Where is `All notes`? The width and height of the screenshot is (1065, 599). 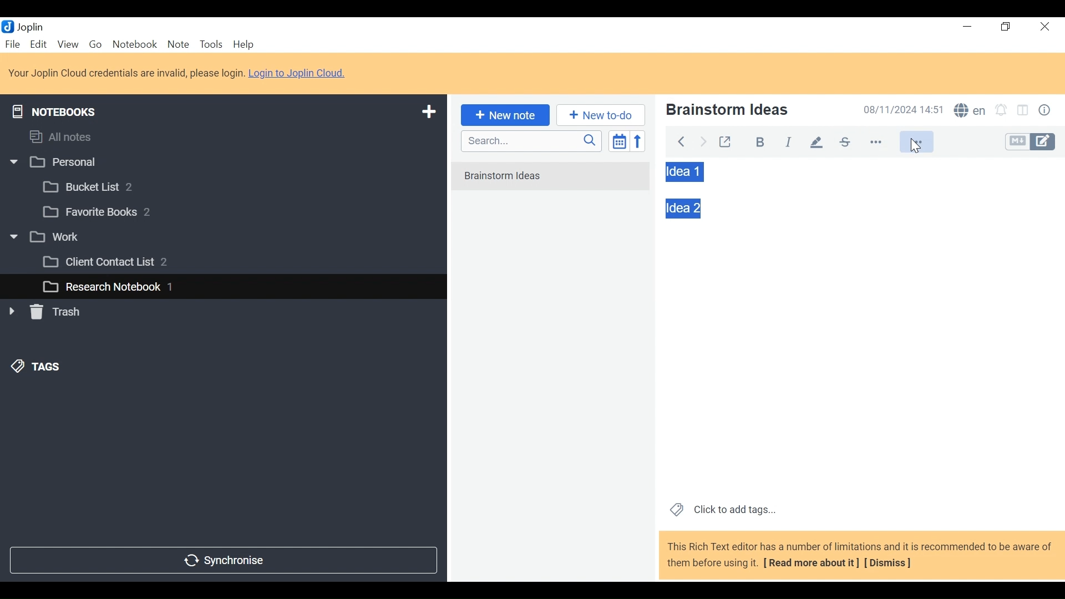
All notes is located at coordinates (71, 135).